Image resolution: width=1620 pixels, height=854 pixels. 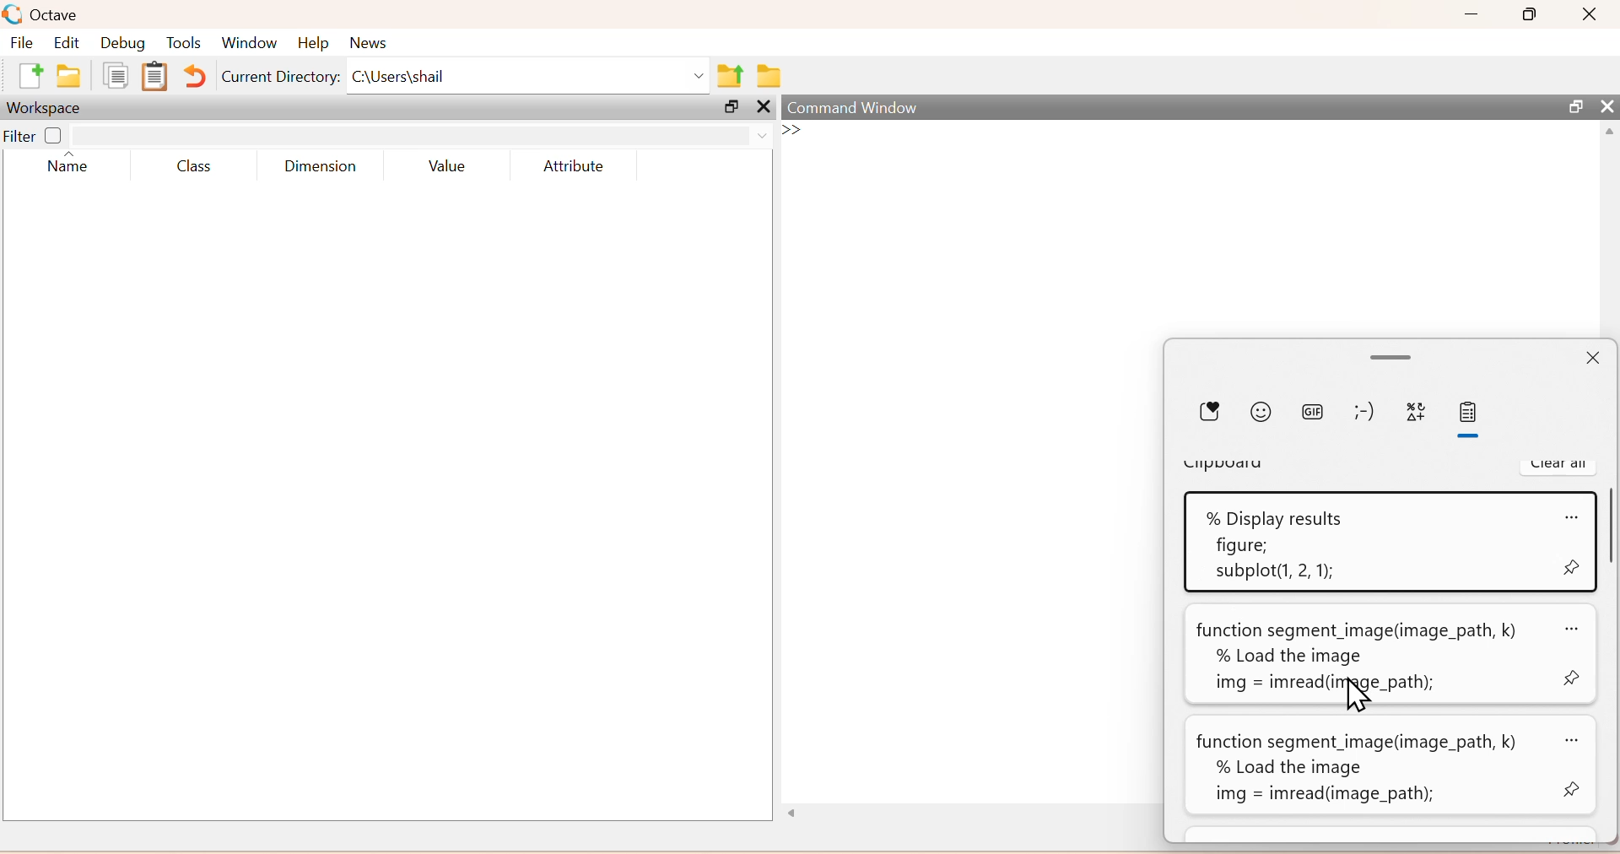 I want to click on Debug, so click(x=121, y=45).